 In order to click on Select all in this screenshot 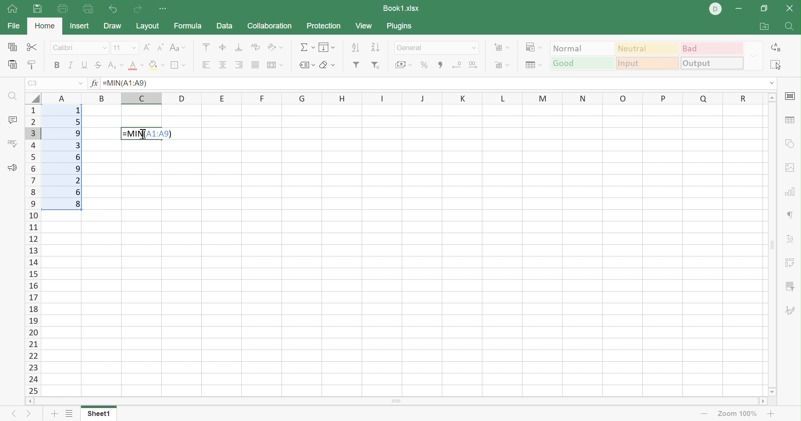, I will do `click(777, 65)`.